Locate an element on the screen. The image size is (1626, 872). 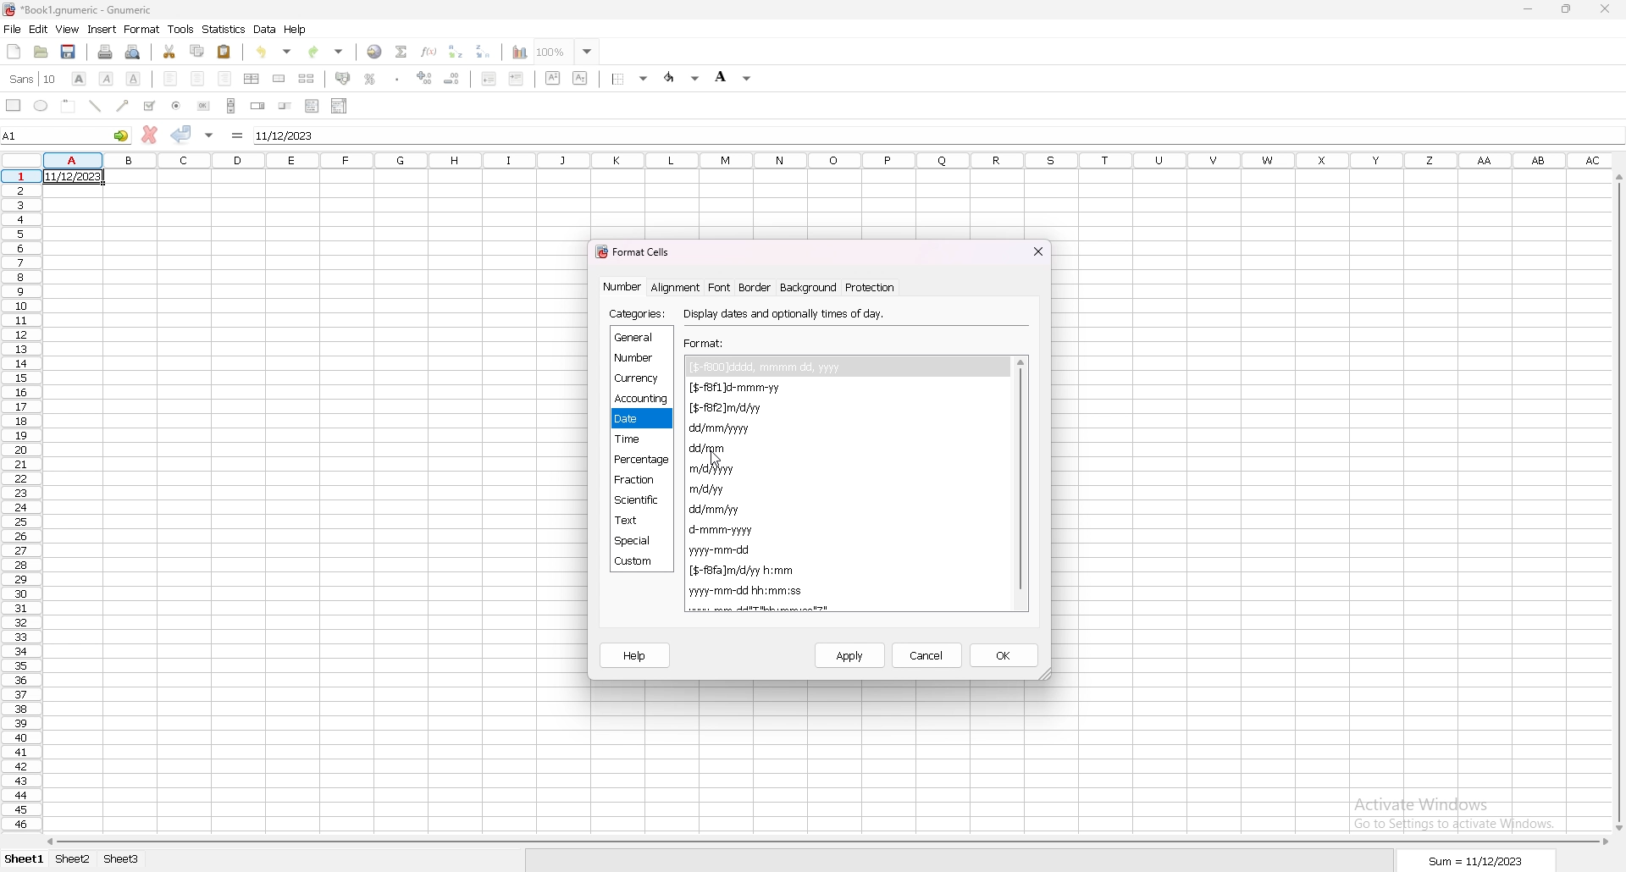
frame is located at coordinates (69, 106).